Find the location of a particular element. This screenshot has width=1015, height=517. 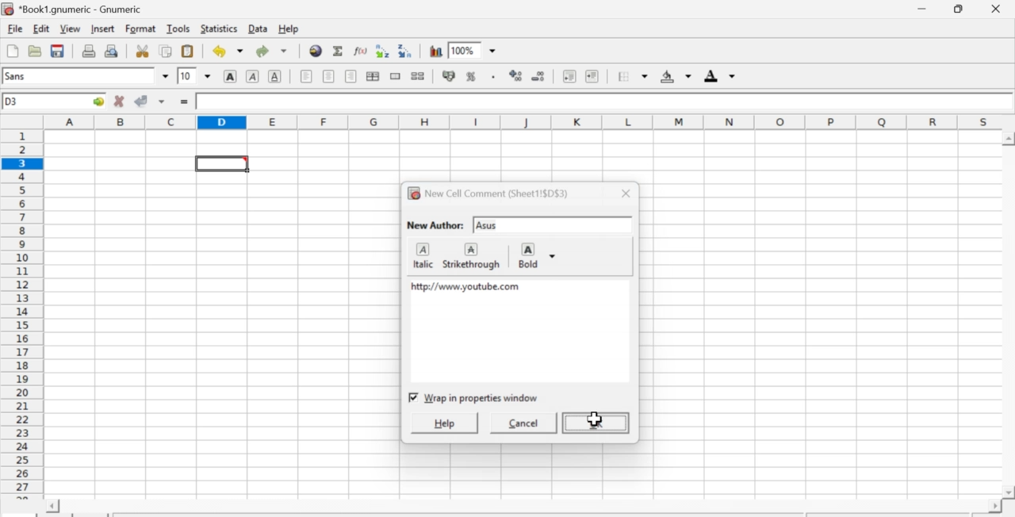

scroll right is located at coordinates (994, 506).